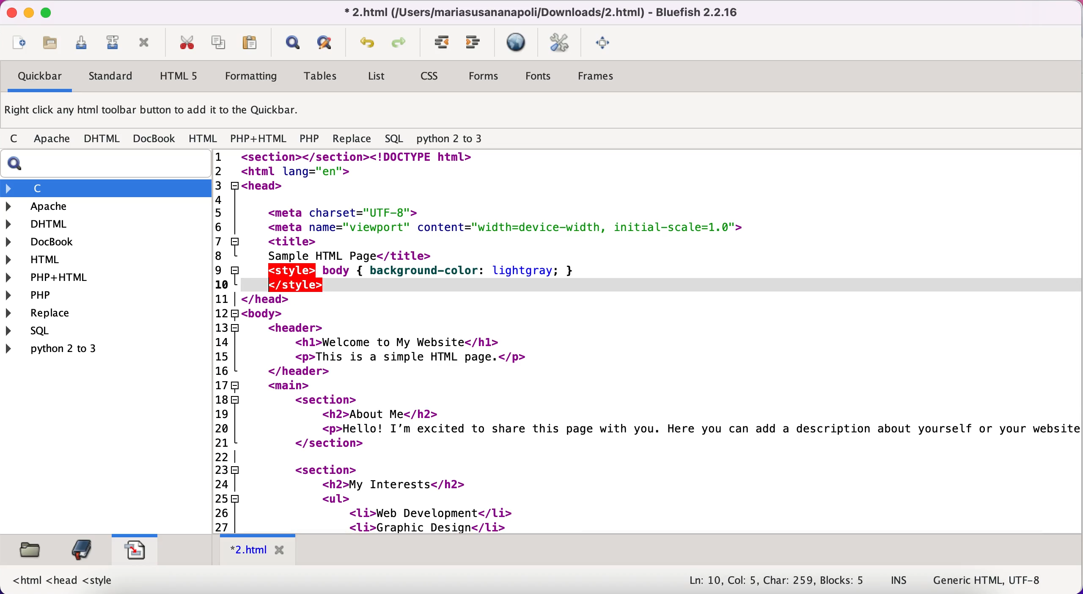 The width and height of the screenshot is (1083, 594). I want to click on save file as, so click(112, 43).